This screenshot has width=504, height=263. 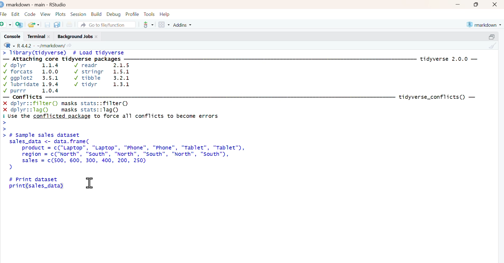 I want to click on markdown - main -, so click(x=26, y=4).